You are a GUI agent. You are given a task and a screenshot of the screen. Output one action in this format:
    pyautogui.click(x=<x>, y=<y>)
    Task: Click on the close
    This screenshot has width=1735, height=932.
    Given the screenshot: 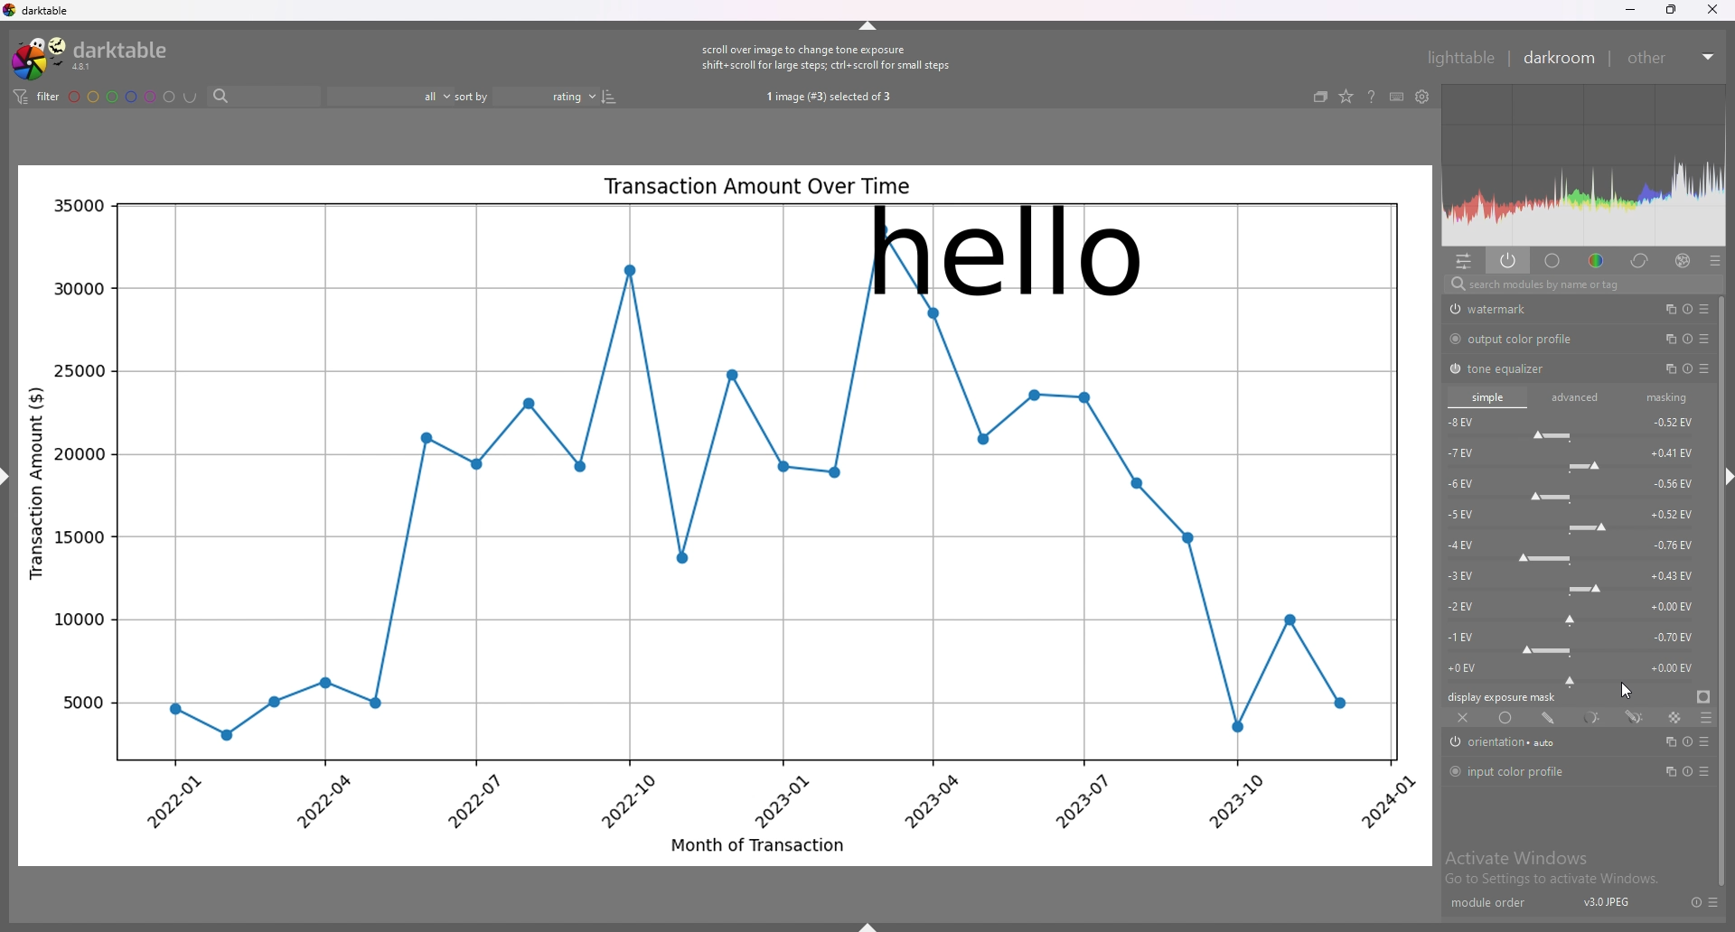 What is the action you would take?
    pyautogui.click(x=1711, y=9)
    